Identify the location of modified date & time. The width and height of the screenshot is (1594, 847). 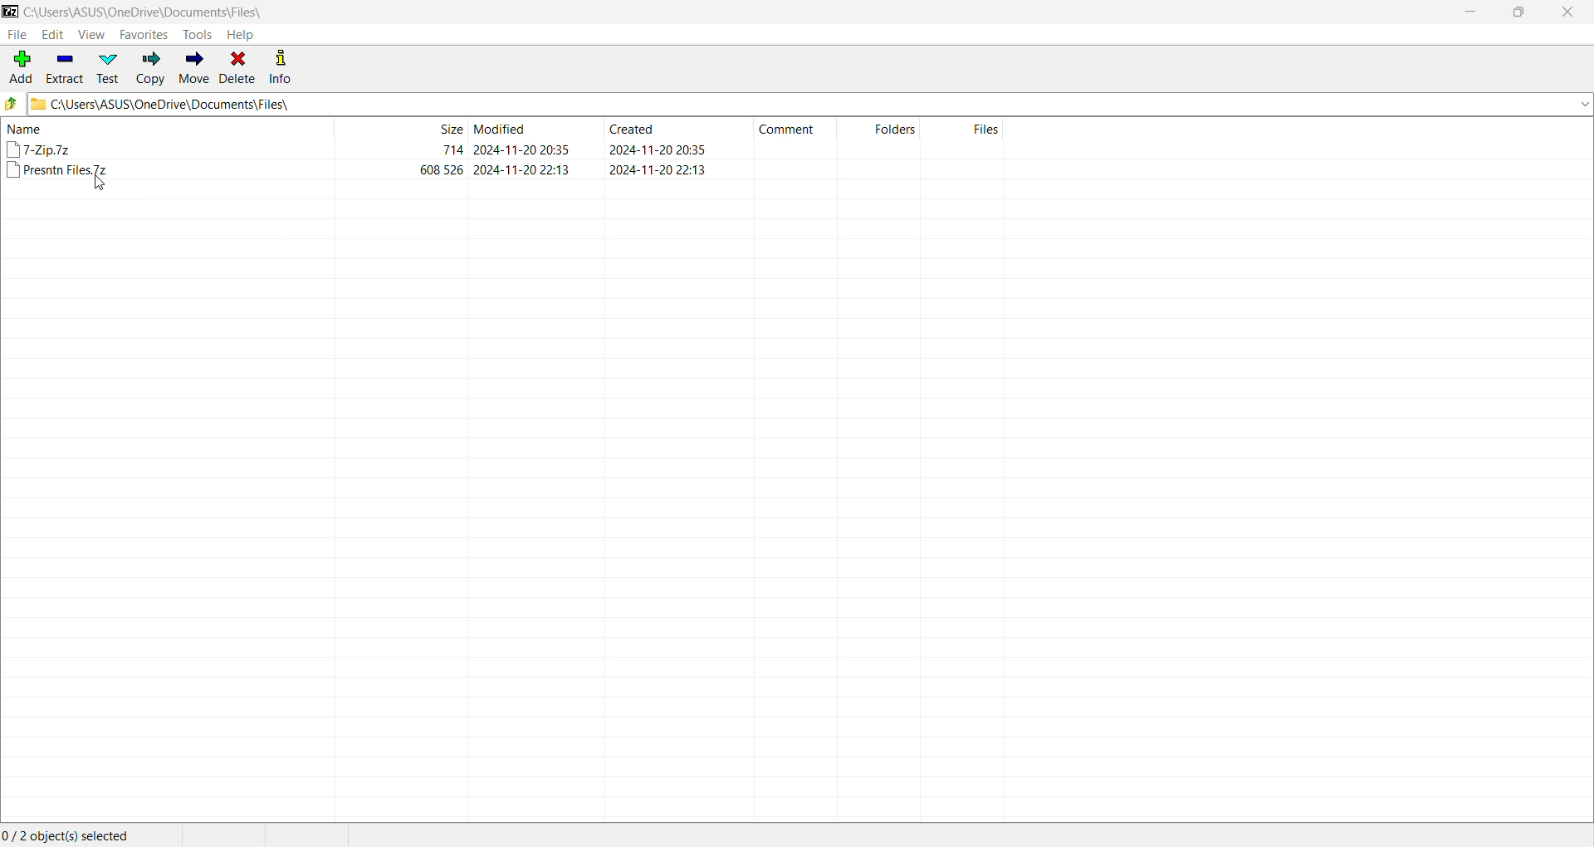
(521, 149).